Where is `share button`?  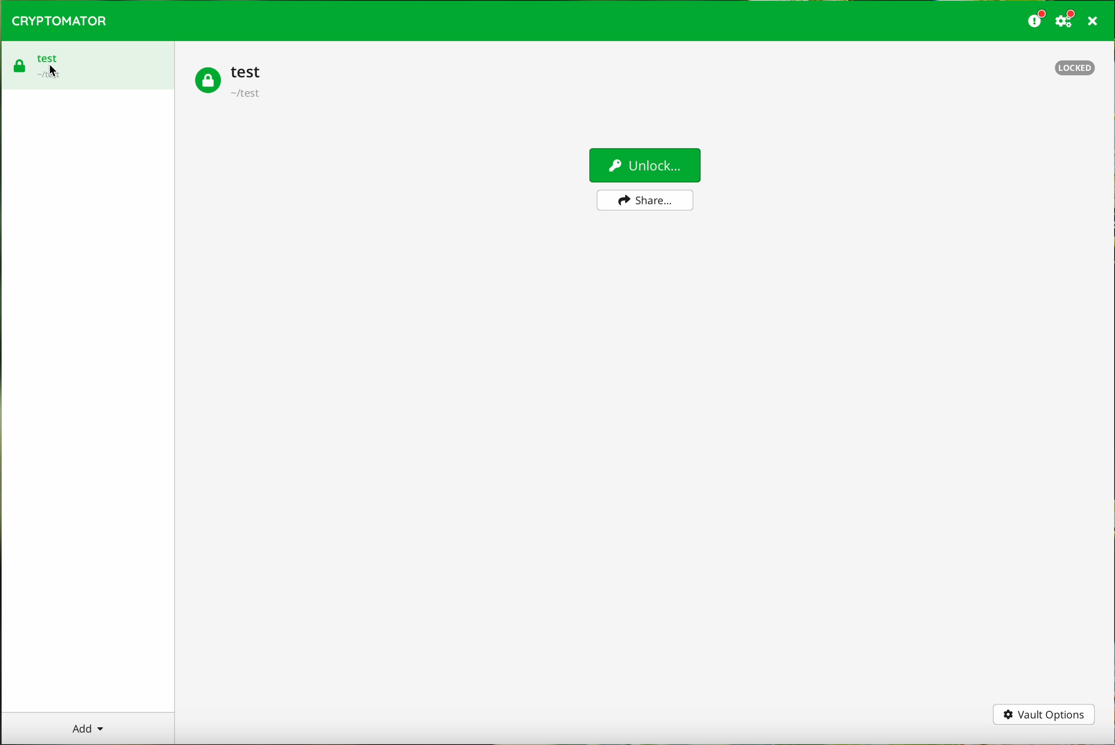 share button is located at coordinates (644, 201).